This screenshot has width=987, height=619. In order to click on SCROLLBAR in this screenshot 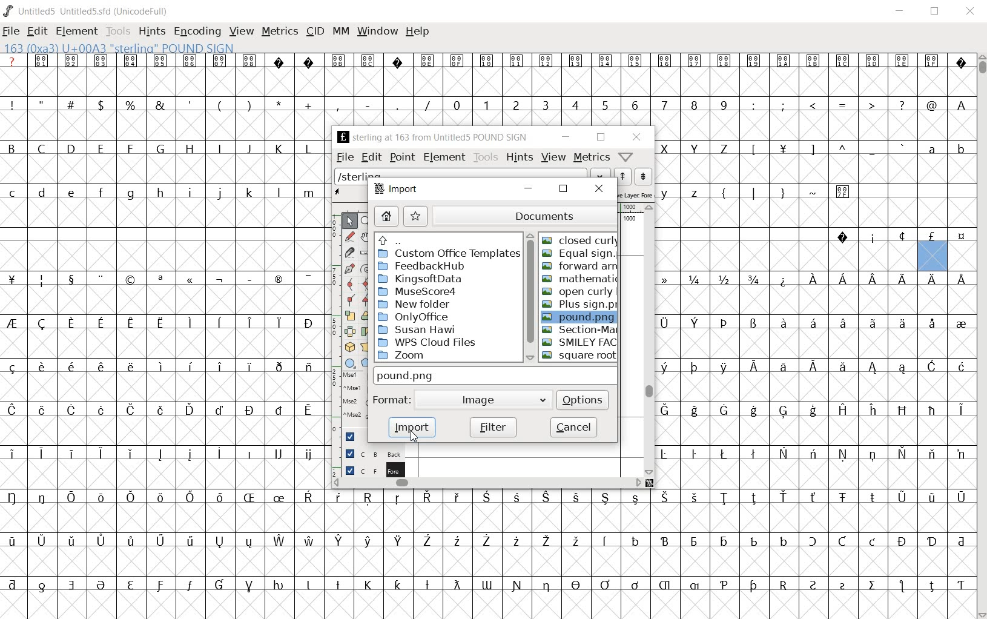, I will do `click(981, 336)`.